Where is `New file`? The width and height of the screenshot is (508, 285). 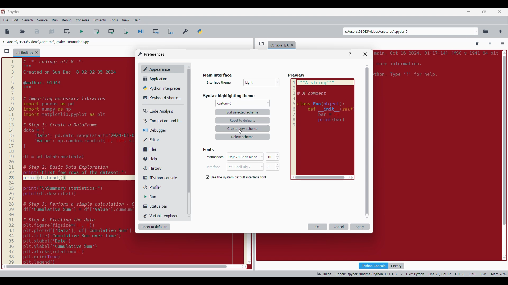
New file is located at coordinates (7, 31).